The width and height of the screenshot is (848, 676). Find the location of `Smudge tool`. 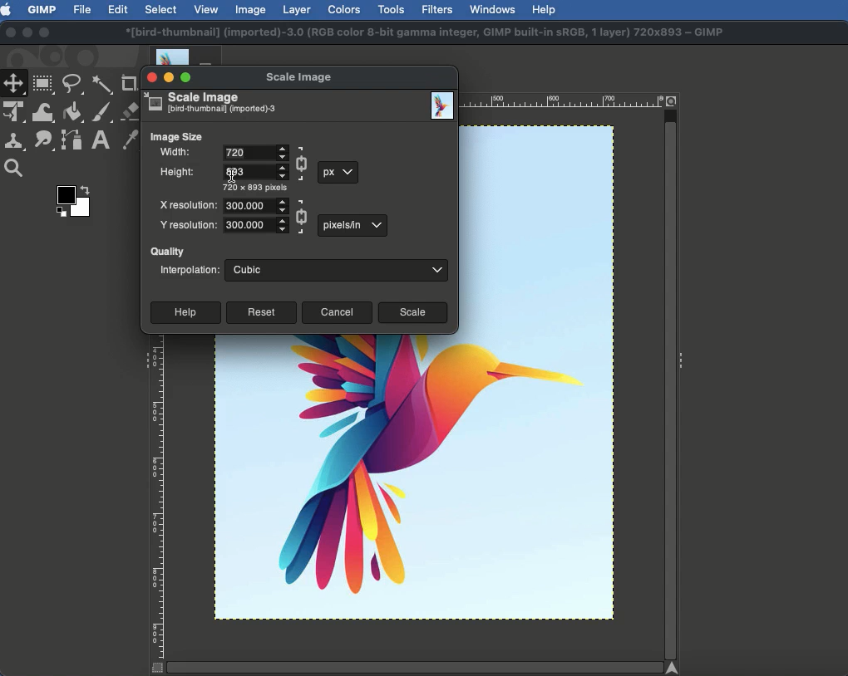

Smudge tool is located at coordinates (45, 142).